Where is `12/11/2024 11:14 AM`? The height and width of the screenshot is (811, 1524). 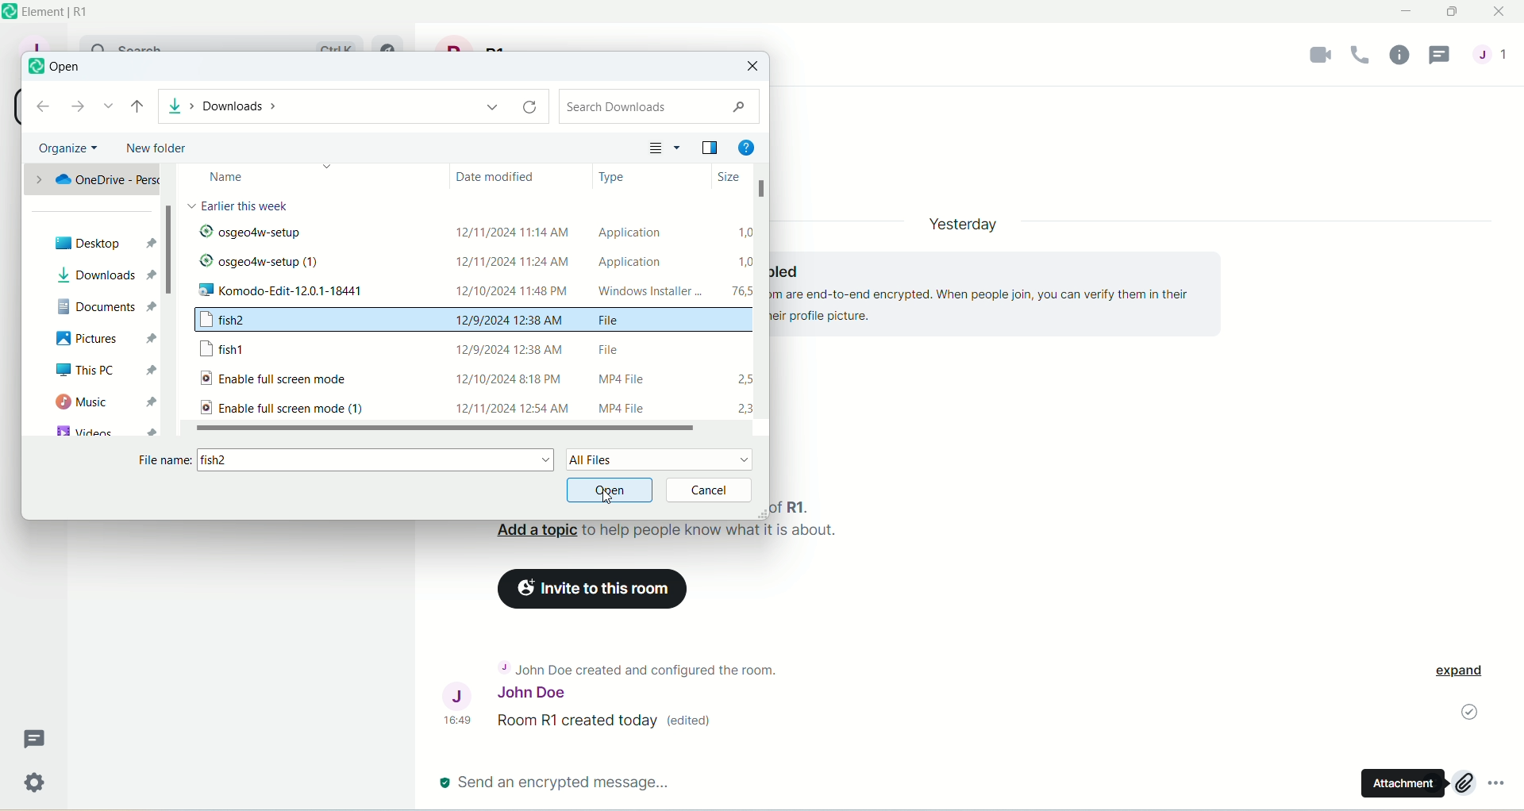 12/11/2024 11:14 AM is located at coordinates (513, 226).